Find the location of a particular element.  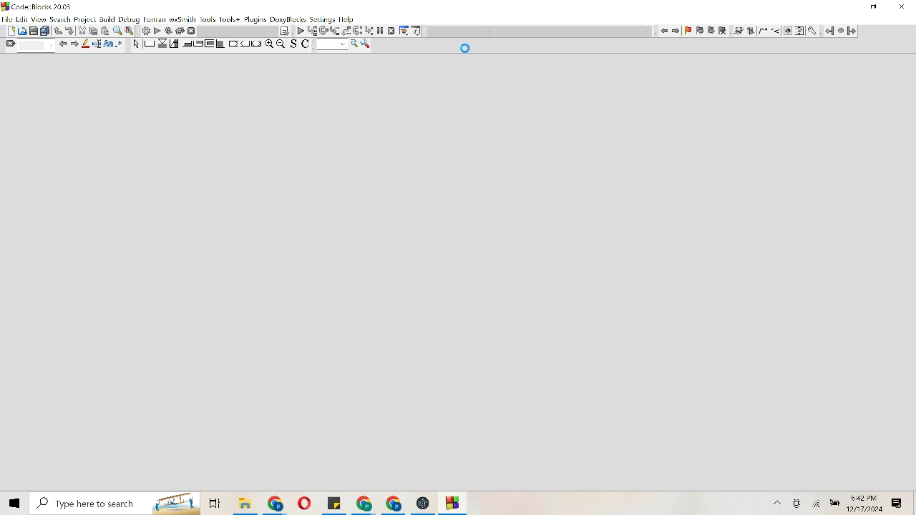

Tools is located at coordinates (366, 44).